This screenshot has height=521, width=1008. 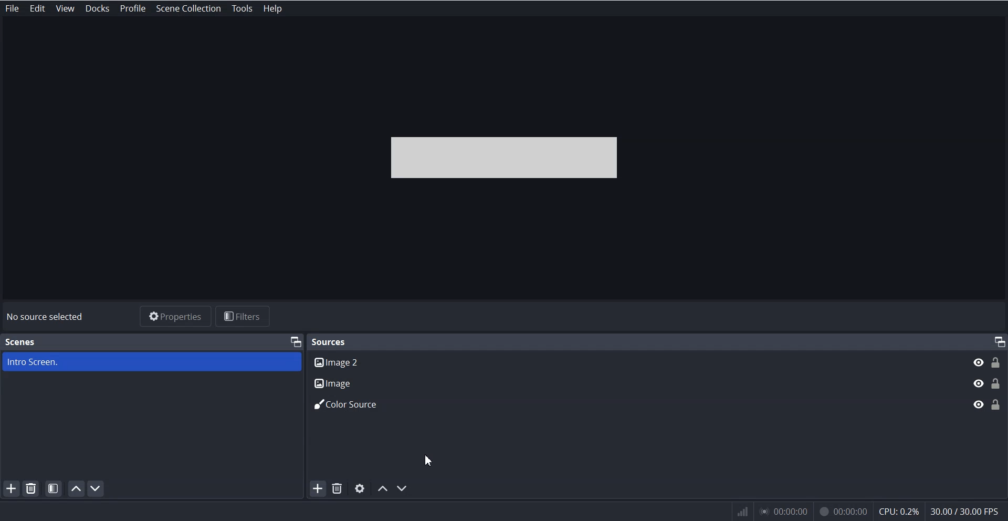 I want to click on Cursor, so click(x=429, y=460).